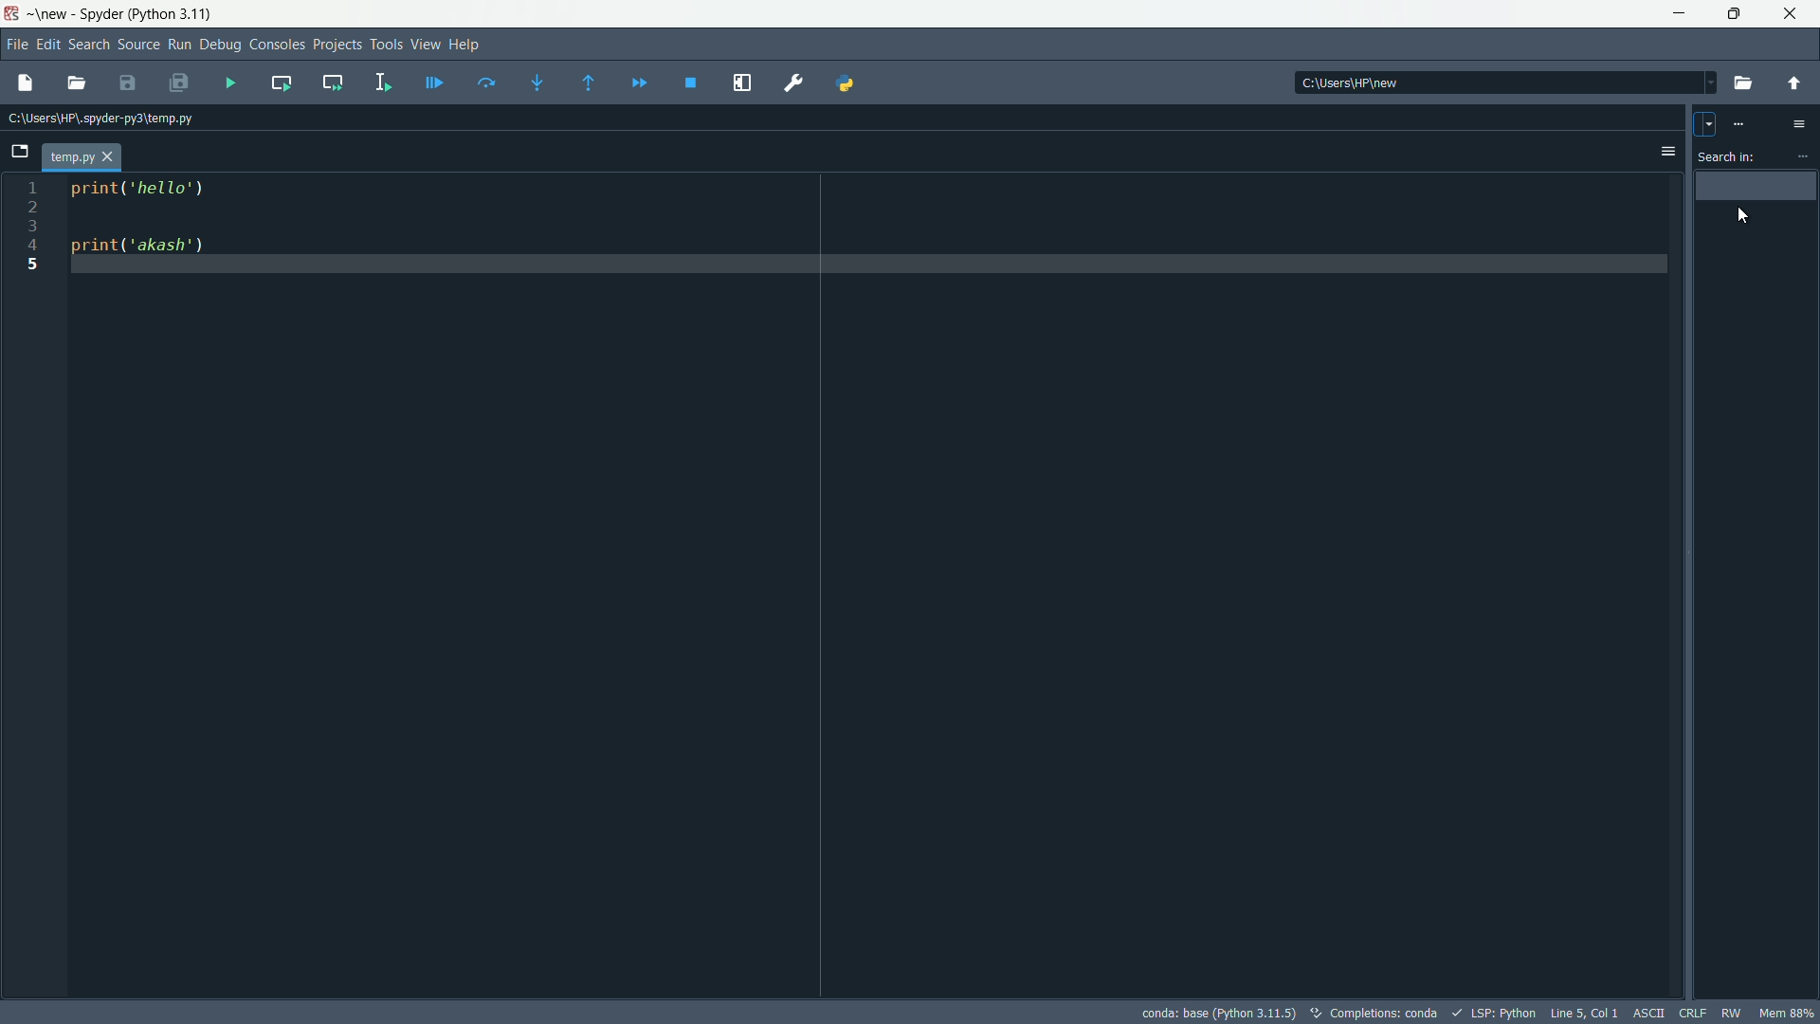 The image size is (1820, 1024). Describe the element at coordinates (690, 82) in the screenshot. I see `stop debugging` at that location.